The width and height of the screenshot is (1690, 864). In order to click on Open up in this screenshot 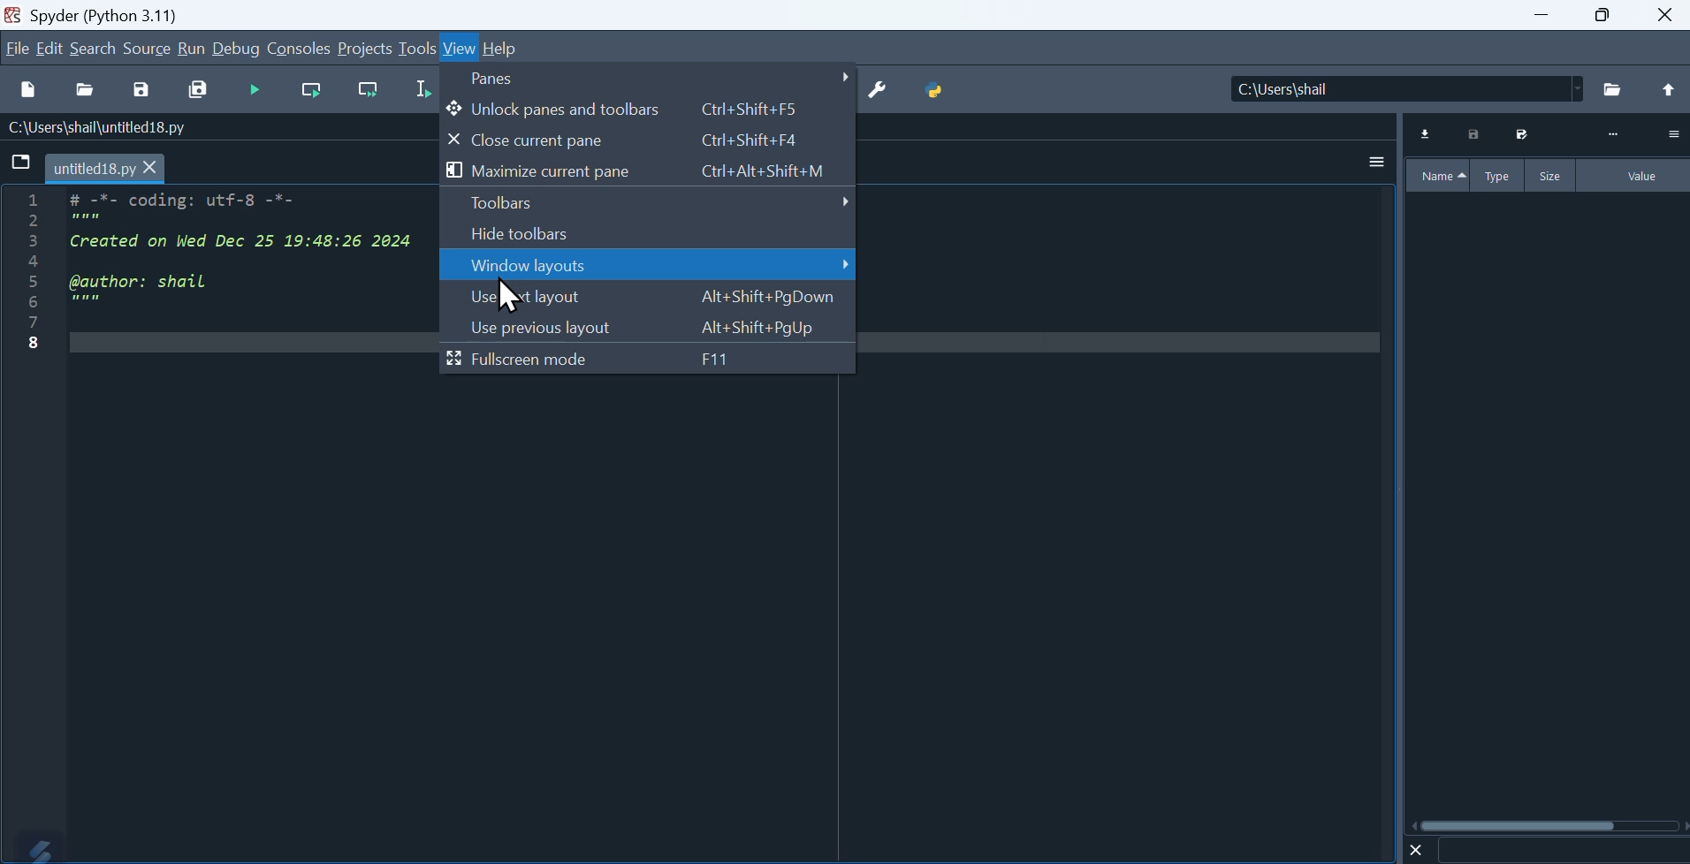, I will do `click(1666, 91)`.